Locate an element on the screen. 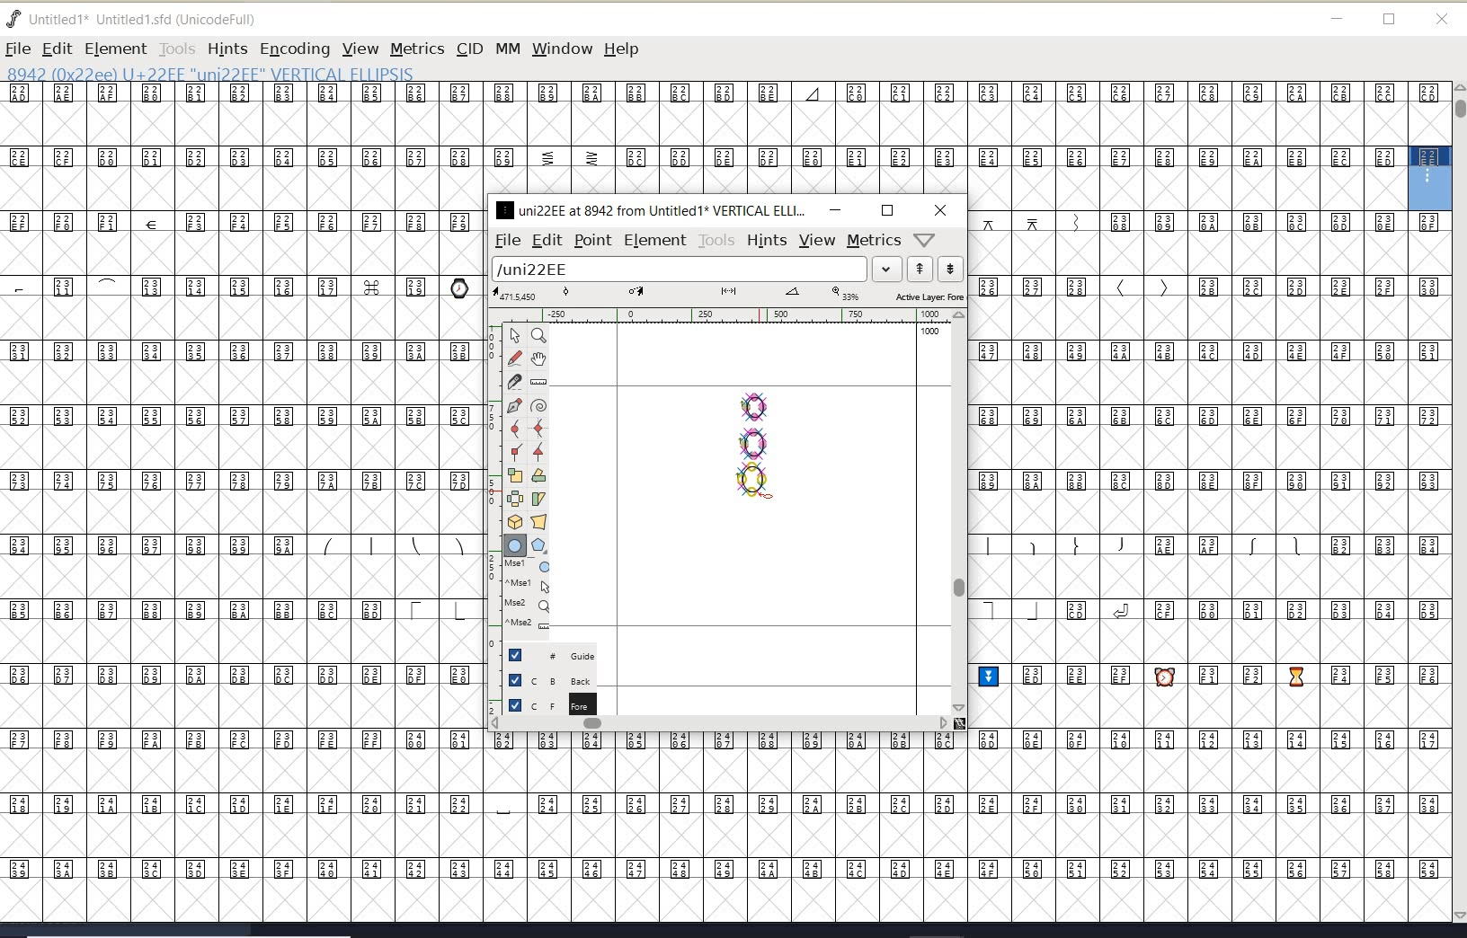  SCROLLBAR is located at coordinates (1458, 504).